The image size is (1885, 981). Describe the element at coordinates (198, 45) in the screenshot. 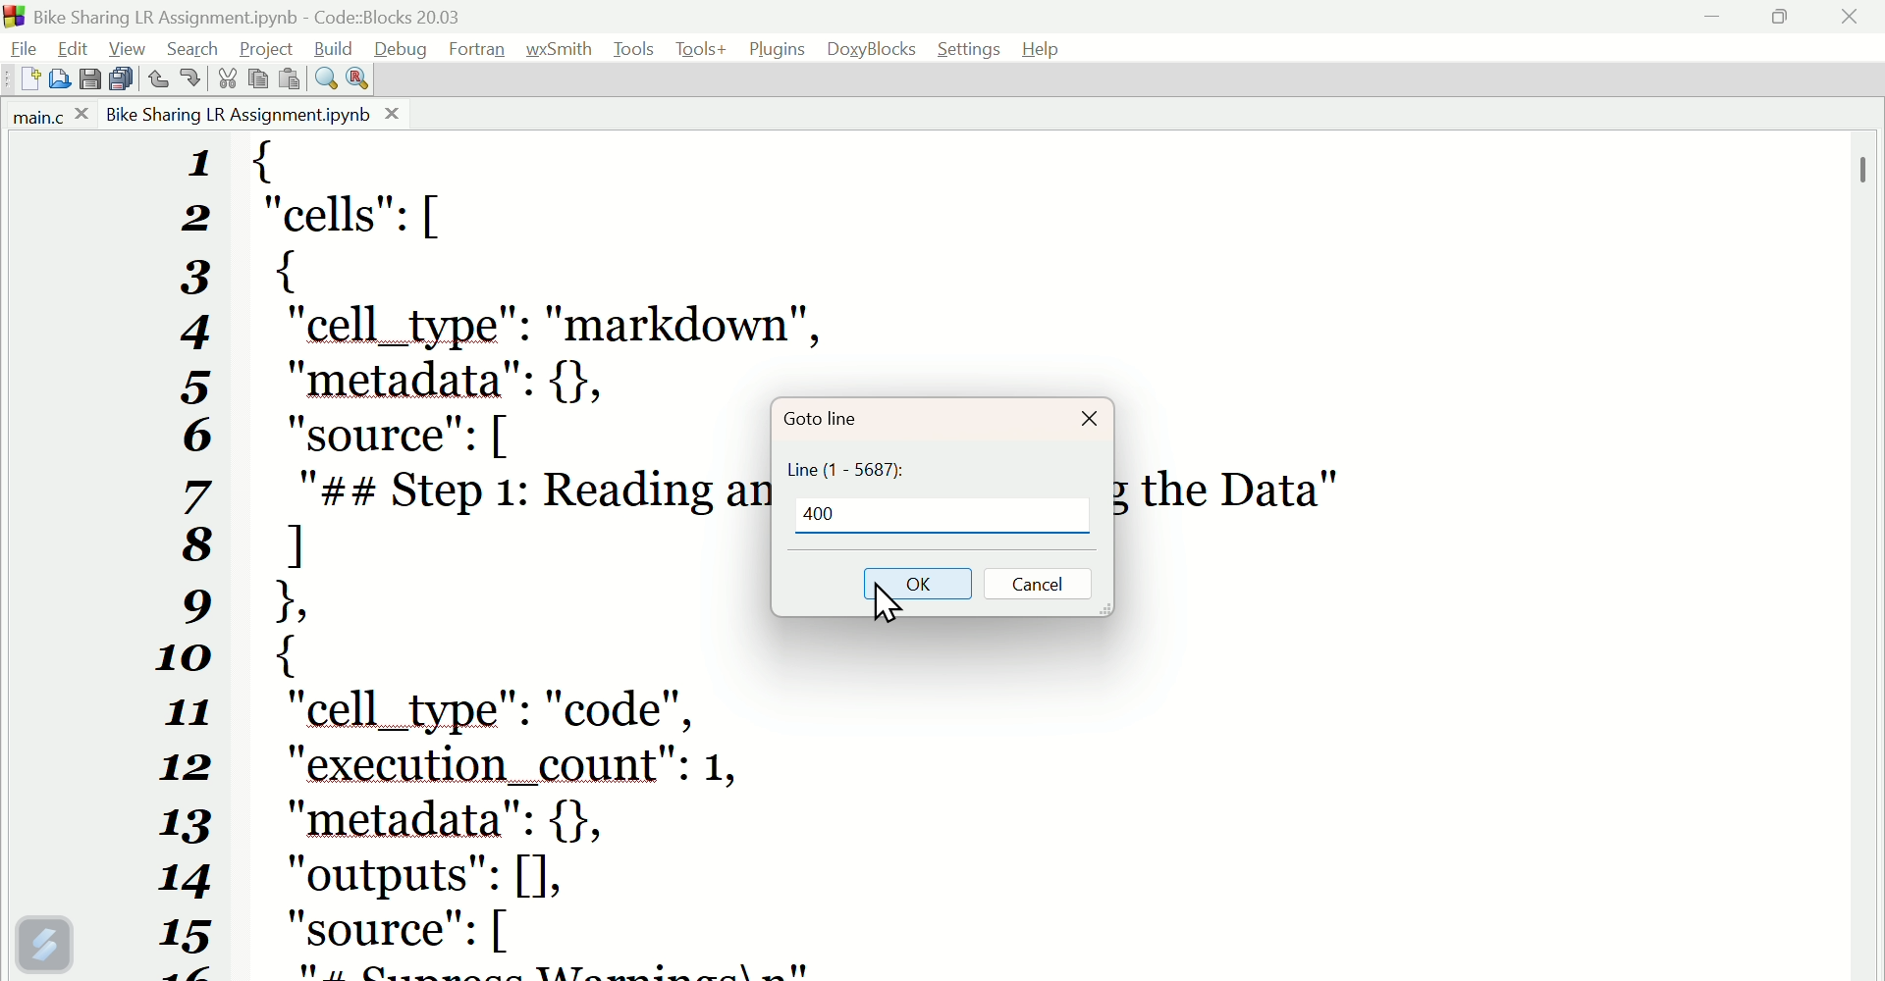

I see `Search` at that location.